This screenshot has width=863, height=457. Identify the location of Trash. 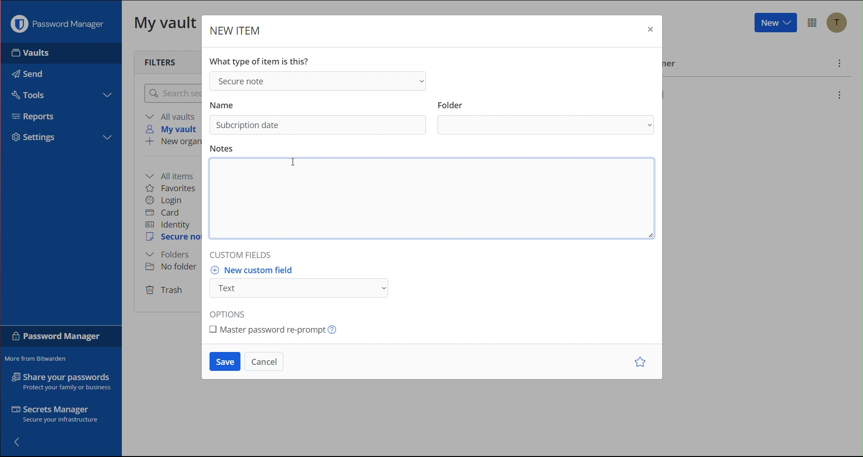
(165, 291).